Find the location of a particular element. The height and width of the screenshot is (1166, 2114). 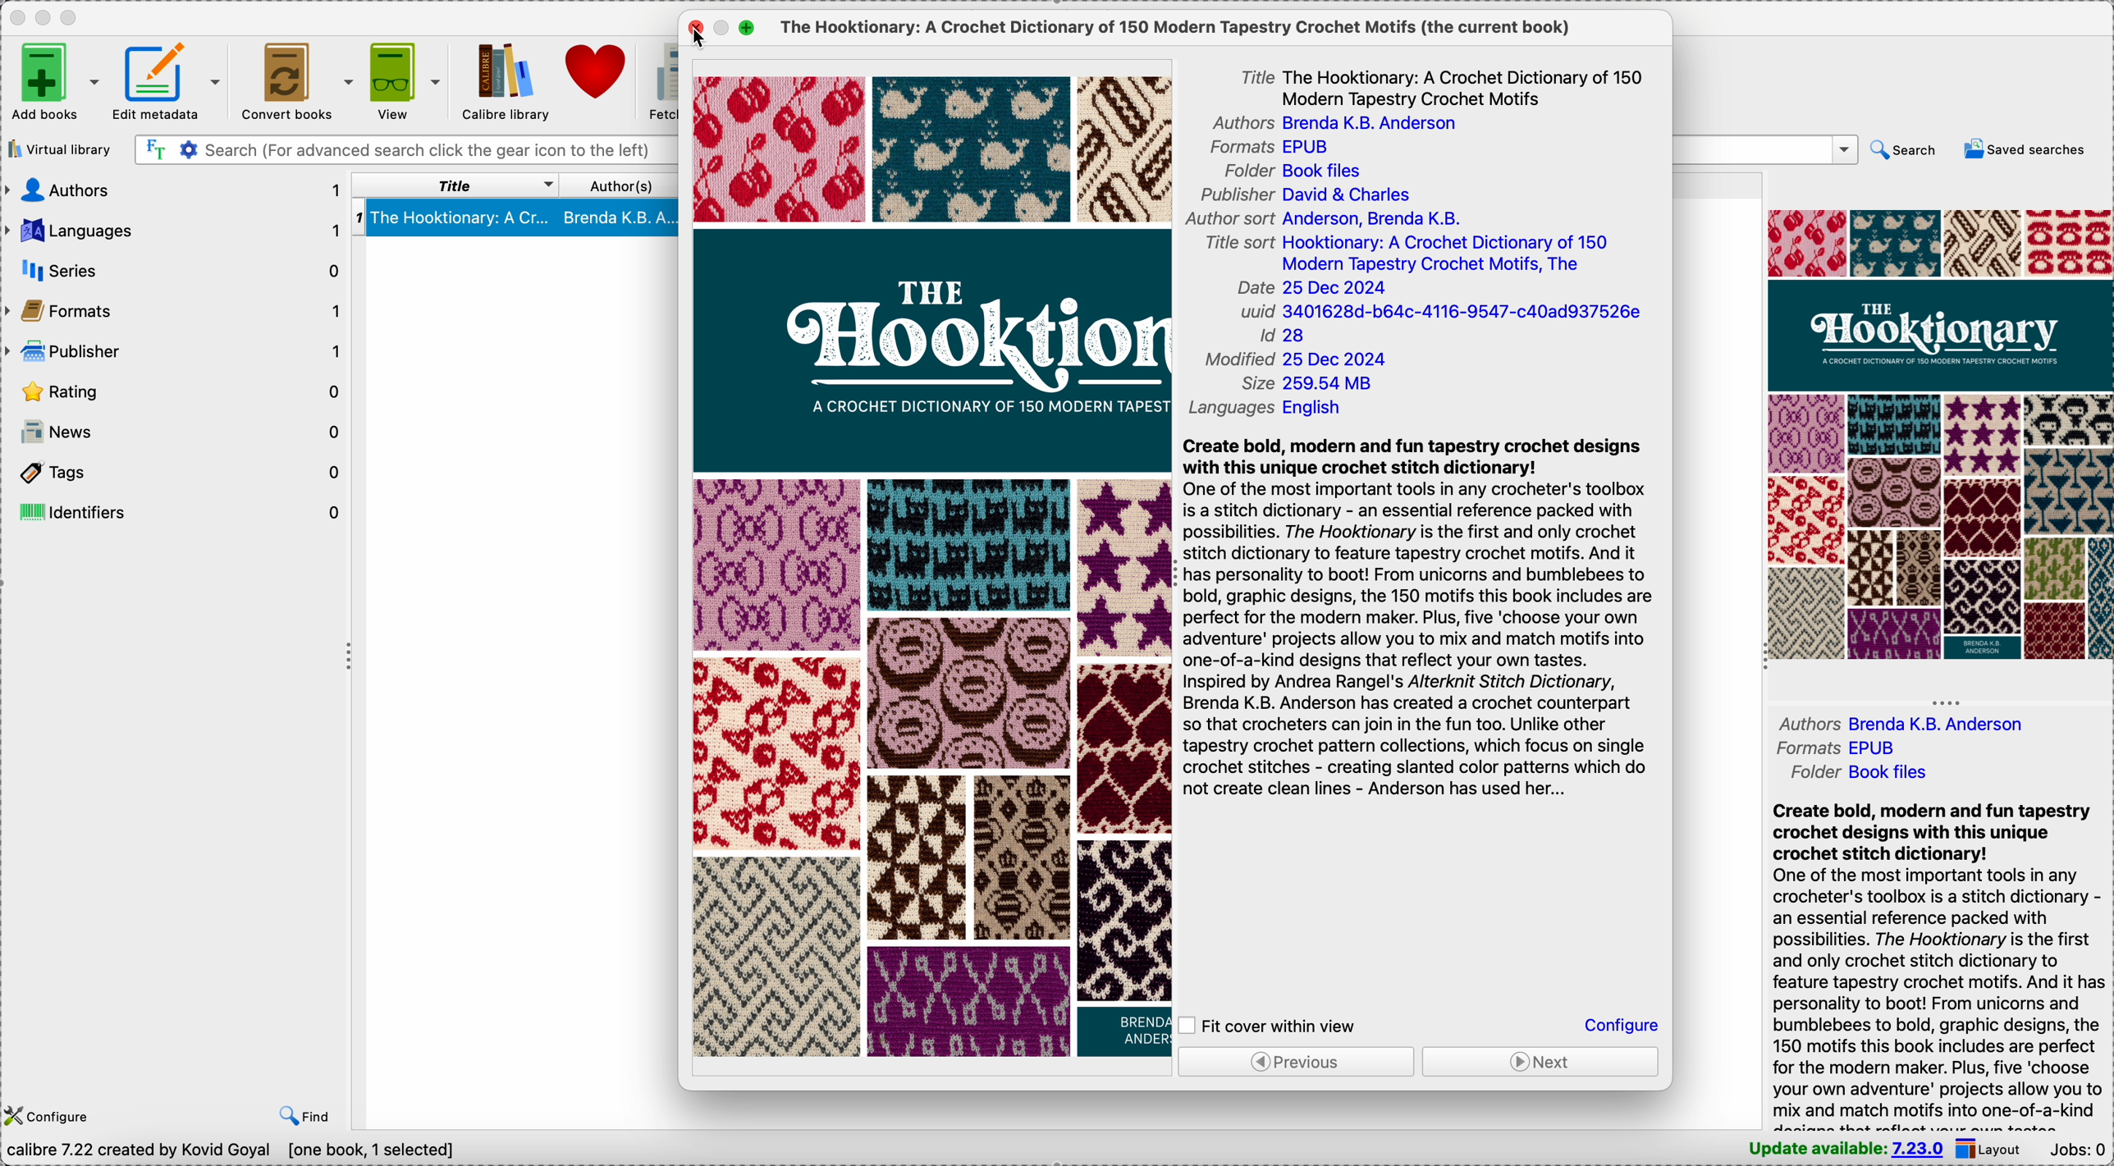

uuid is located at coordinates (1439, 312).